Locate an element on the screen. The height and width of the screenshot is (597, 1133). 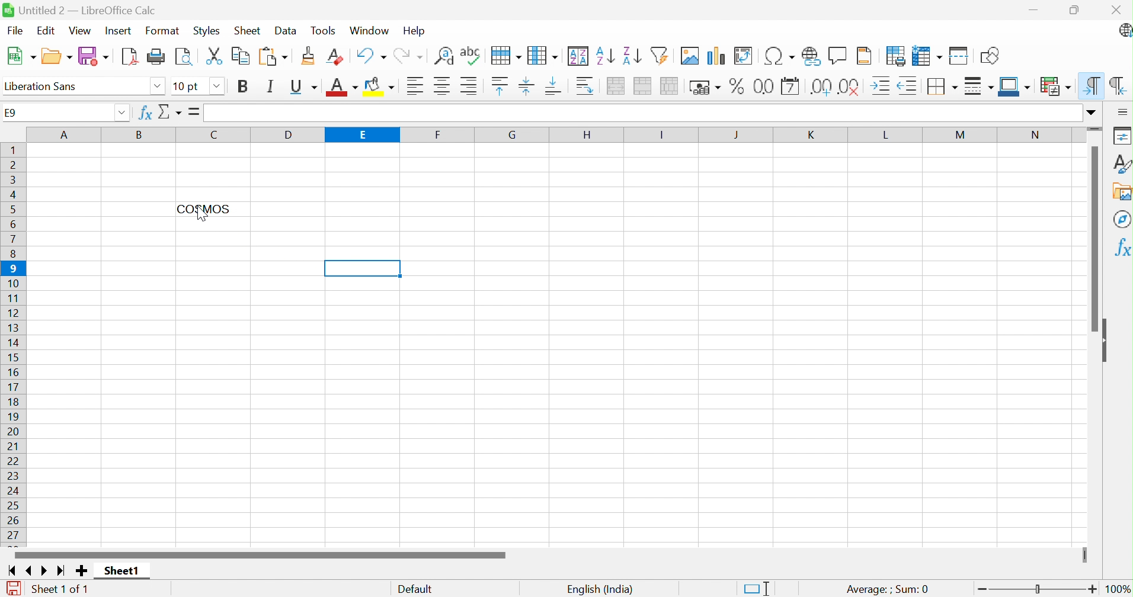
Expand formula bar is located at coordinates (1095, 113).